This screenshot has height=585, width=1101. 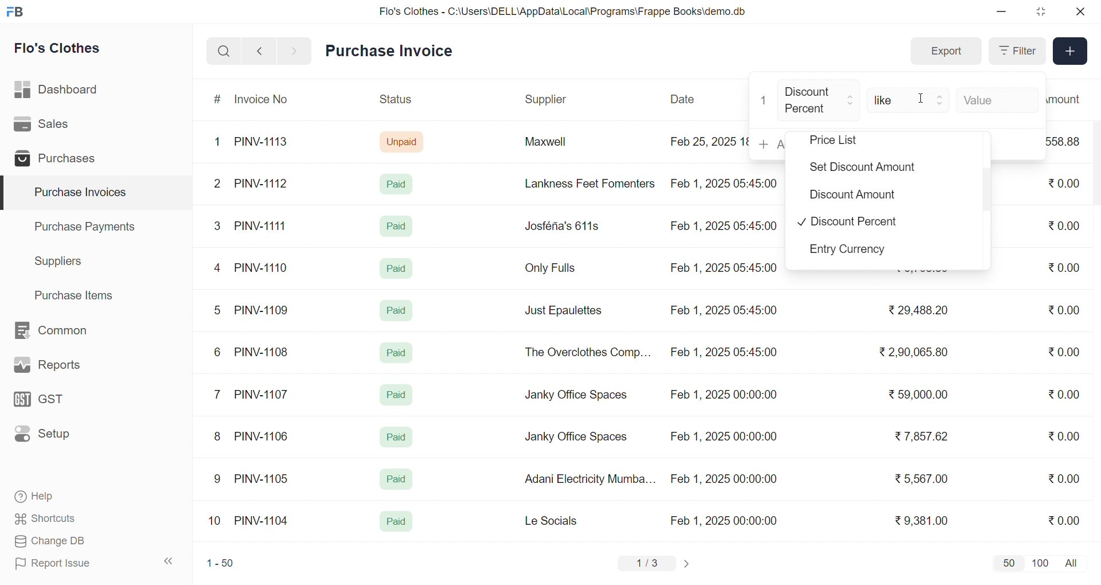 What do you see at coordinates (723, 227) in the screenshot?
I see `Feb 1, 2025 05:45:00` at bounding box center [723, 227].